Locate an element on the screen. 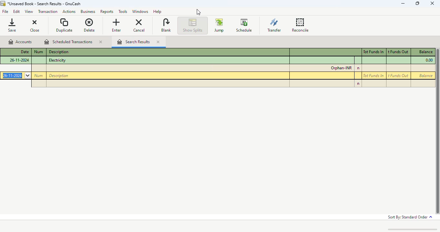 This screenshot has height=232, width=440. tot funds in is located at coordinates (374, 52).